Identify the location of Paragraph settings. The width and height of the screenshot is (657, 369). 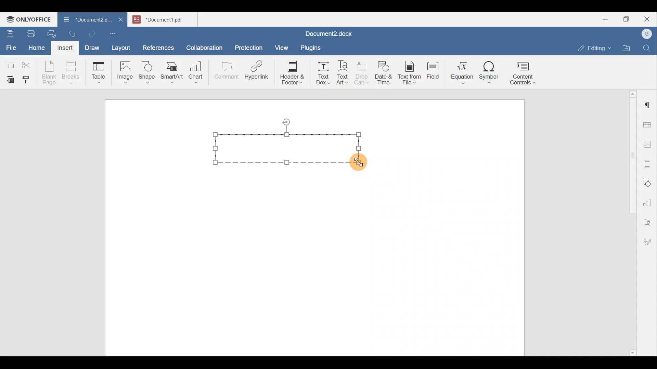
(648, 102).